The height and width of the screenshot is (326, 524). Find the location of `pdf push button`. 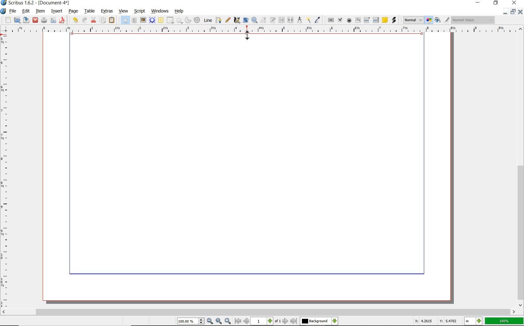

pdf push button is located at coordinates (330, 20).